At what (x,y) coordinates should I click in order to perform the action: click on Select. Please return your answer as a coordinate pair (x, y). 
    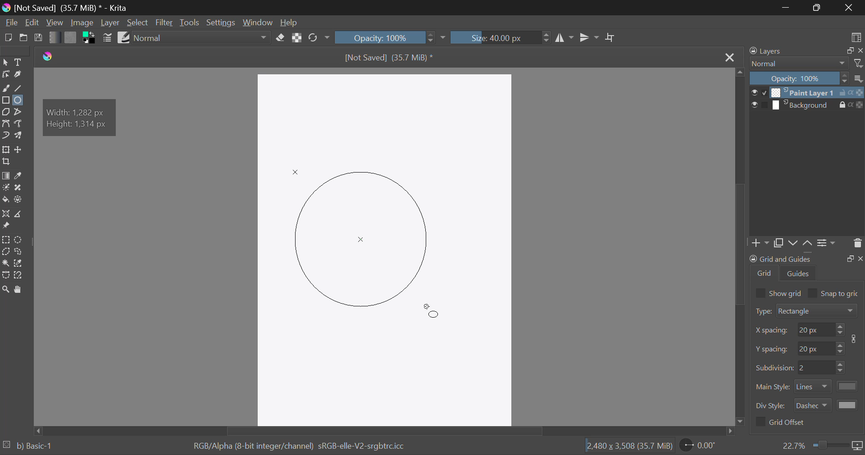
    Looking at the image, I should click on (138, 23).